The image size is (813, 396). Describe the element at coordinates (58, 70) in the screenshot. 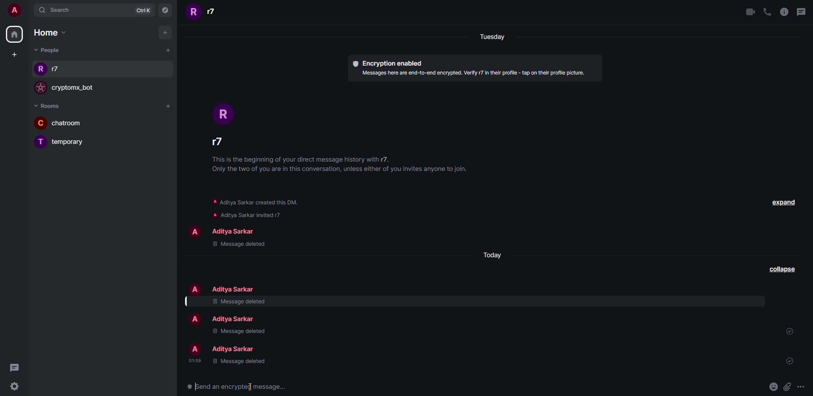

I see `people` at that location.